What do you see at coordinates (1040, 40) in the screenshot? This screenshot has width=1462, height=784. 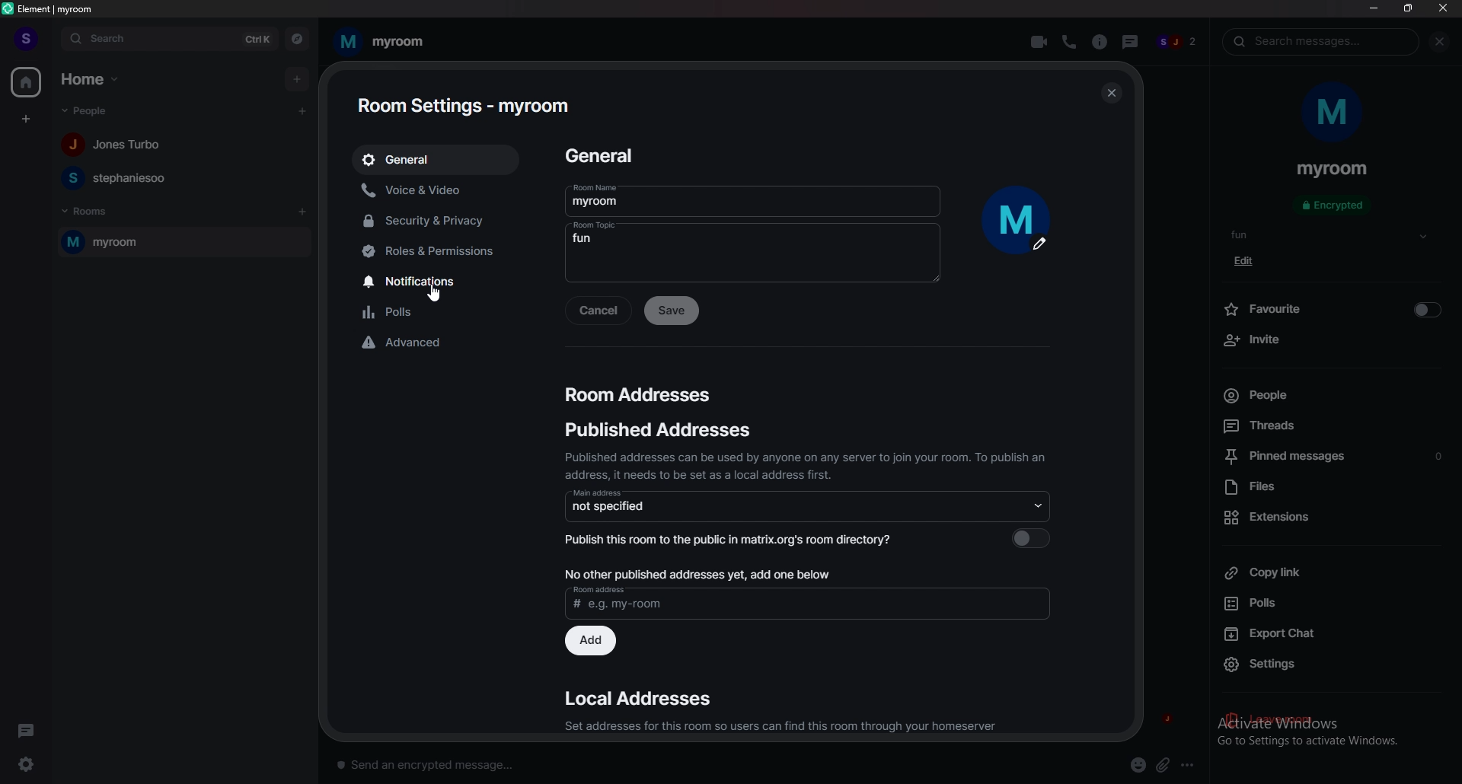 I see `video call` at bounding box center [1040, 40].